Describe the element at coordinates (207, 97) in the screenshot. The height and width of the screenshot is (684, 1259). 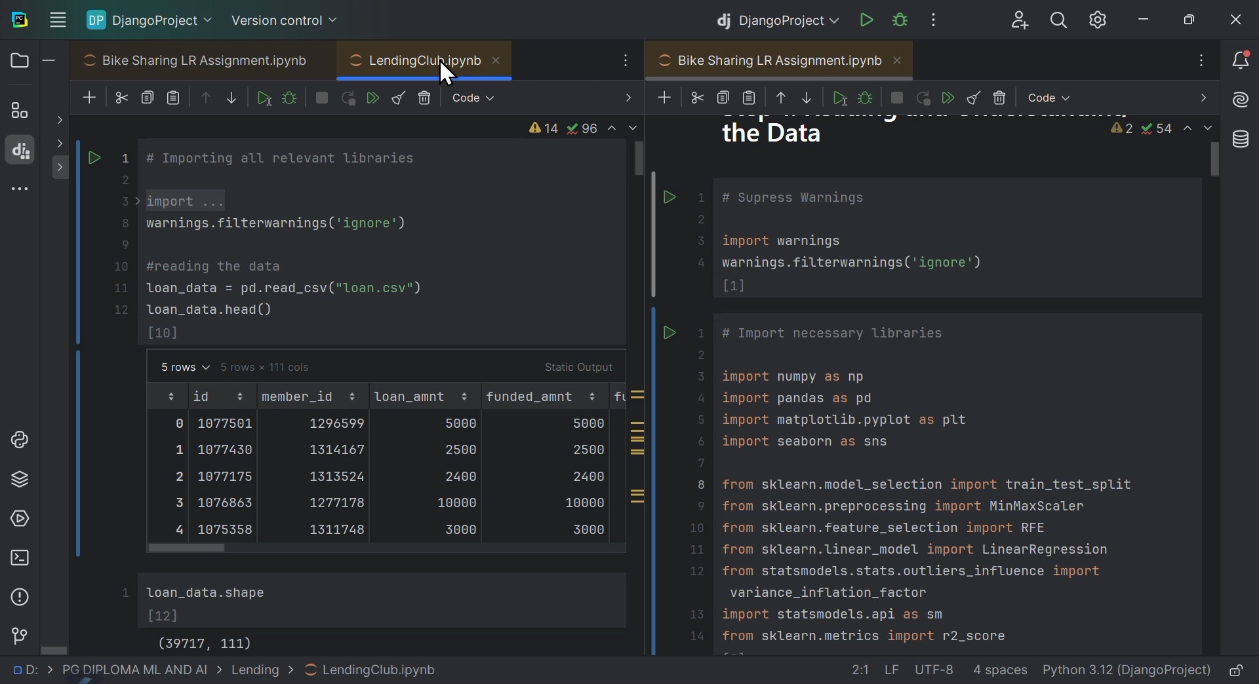
I see `move cell up` at that location.